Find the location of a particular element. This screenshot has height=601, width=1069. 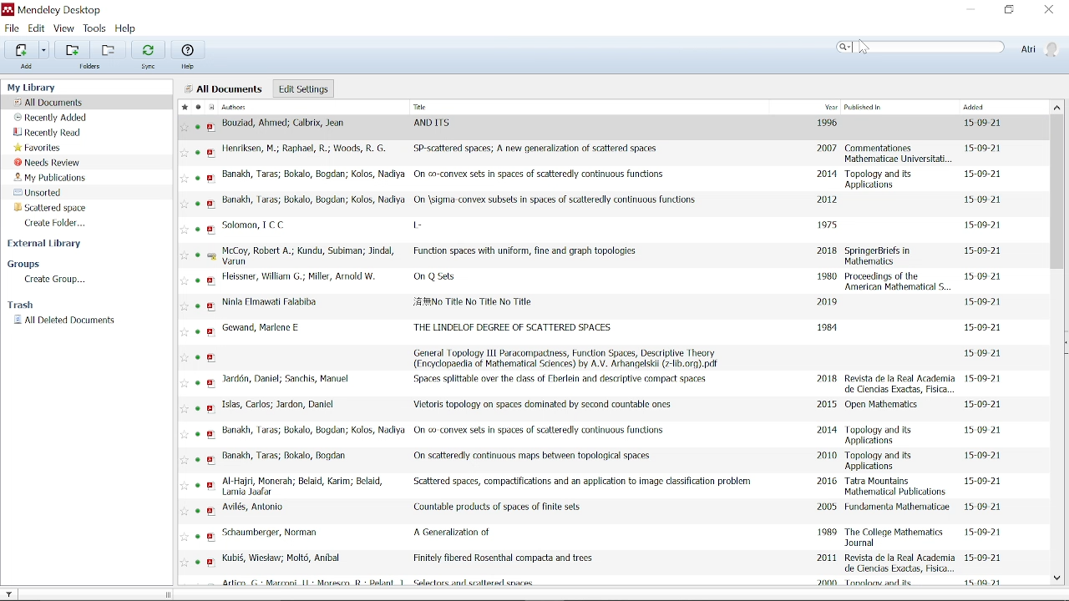

Marked as favorite is located at coordinates (182, 107).